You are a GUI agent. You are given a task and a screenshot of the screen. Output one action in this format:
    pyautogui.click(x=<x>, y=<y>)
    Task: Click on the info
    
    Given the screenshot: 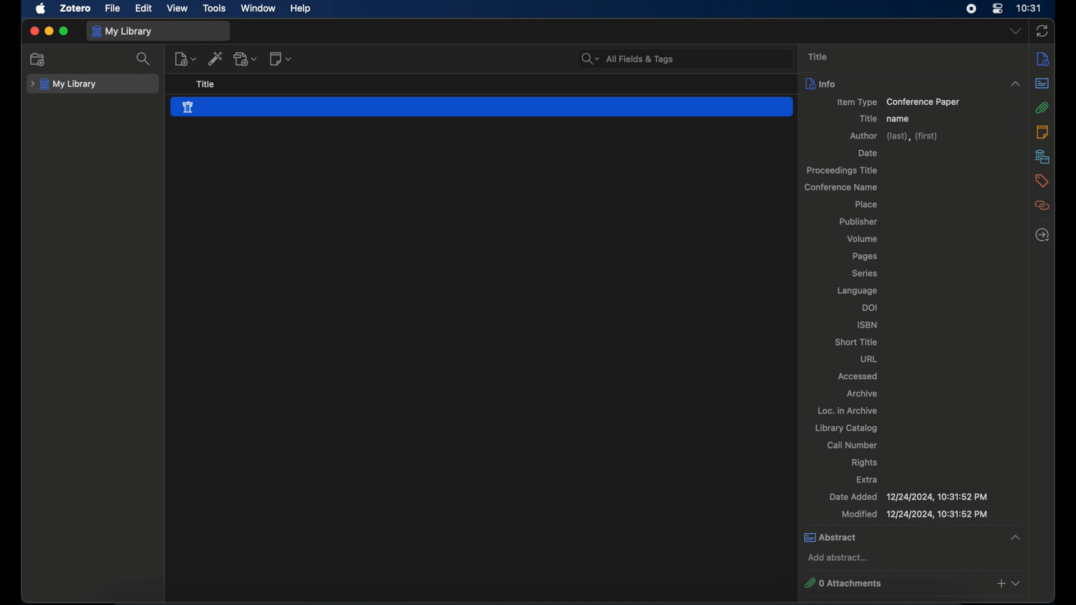 What is the action you would take?
    pyautogui.click(x=1043, y=58)
    